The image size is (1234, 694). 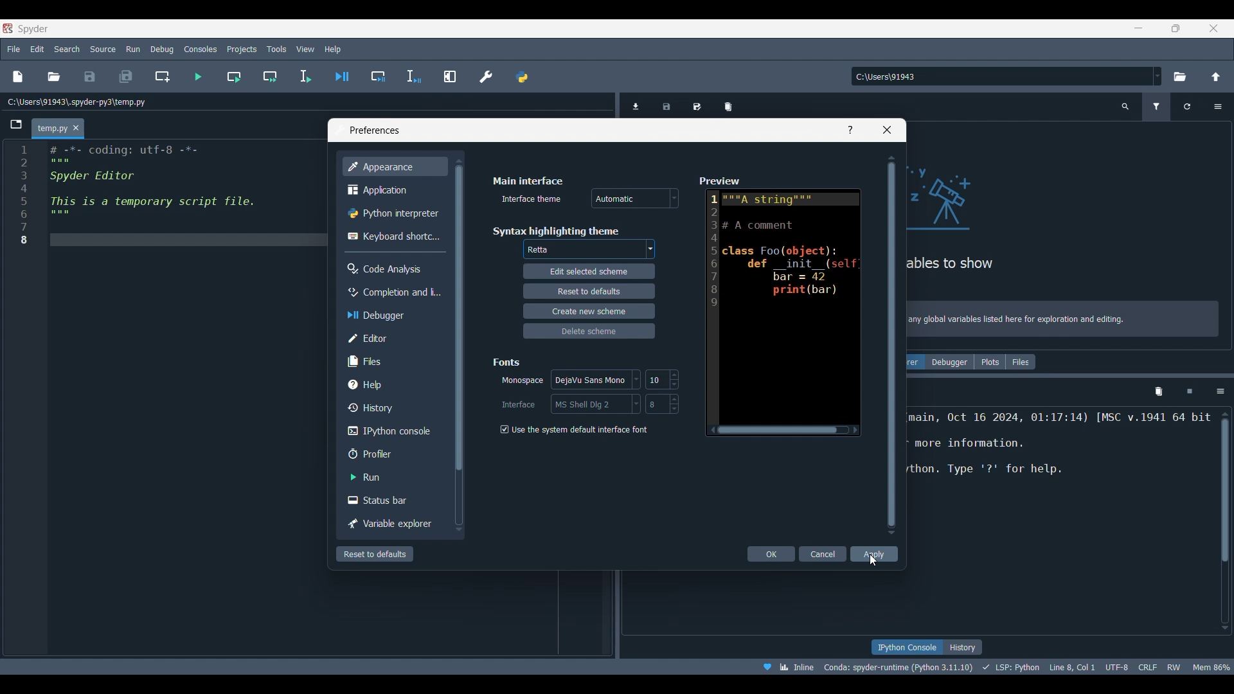 I want to click on Indicates Monospace settings, so click(x=523, y=381).